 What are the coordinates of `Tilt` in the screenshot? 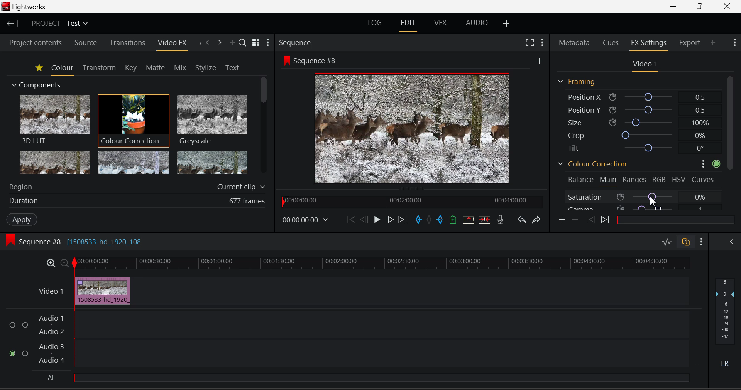 It's located at (637, 147).